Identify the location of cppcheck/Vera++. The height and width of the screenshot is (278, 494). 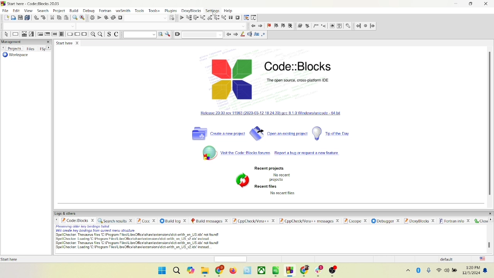
(253, 221).